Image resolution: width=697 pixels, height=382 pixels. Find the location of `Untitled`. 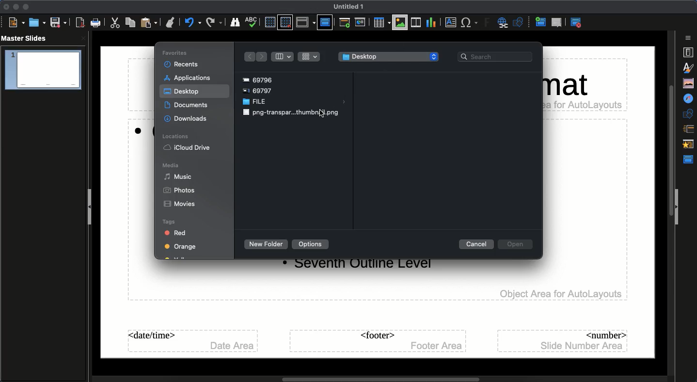

Untitled is located at coordinates (349, 7).